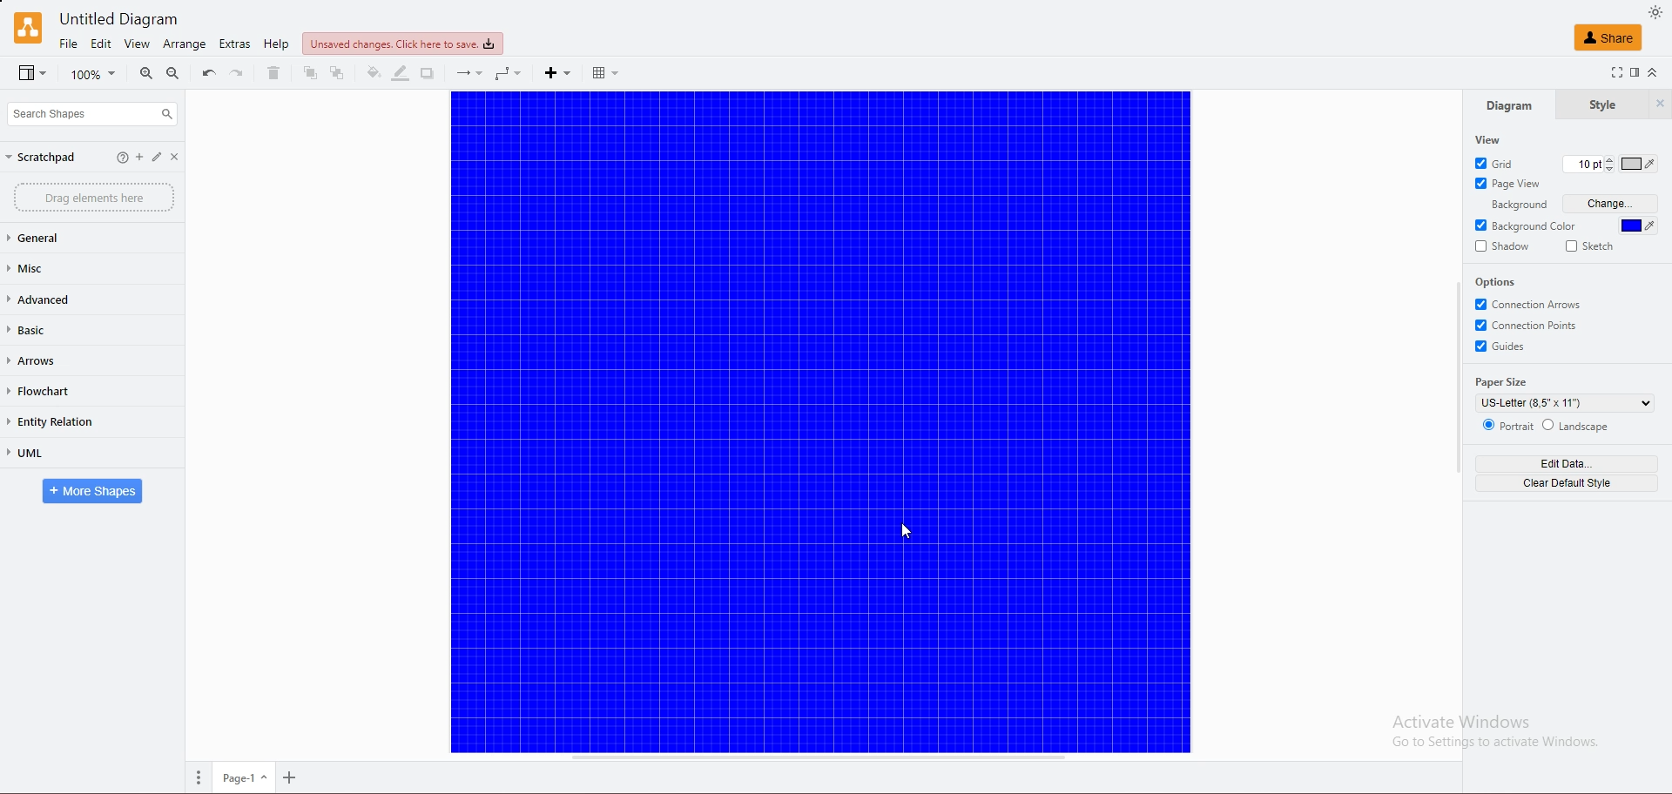 The image size is (1672, 794). Describe the element at coordinates (161, 158) in the screenshot. I see `edit` at that location.